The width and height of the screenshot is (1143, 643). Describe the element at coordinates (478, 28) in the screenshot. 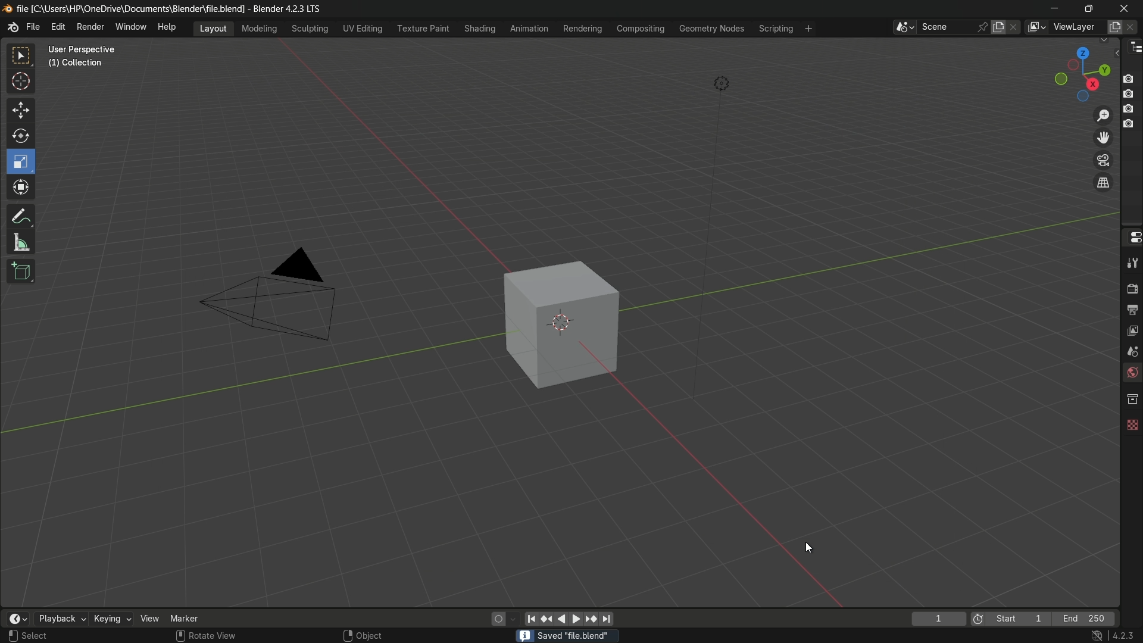

I see `shading menu` at that location.